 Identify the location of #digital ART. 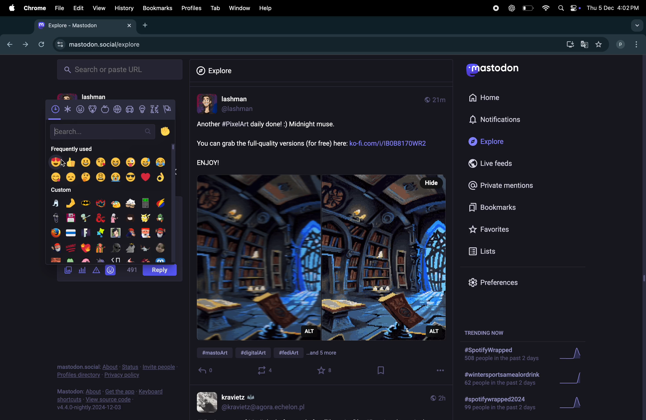
(256, 354).